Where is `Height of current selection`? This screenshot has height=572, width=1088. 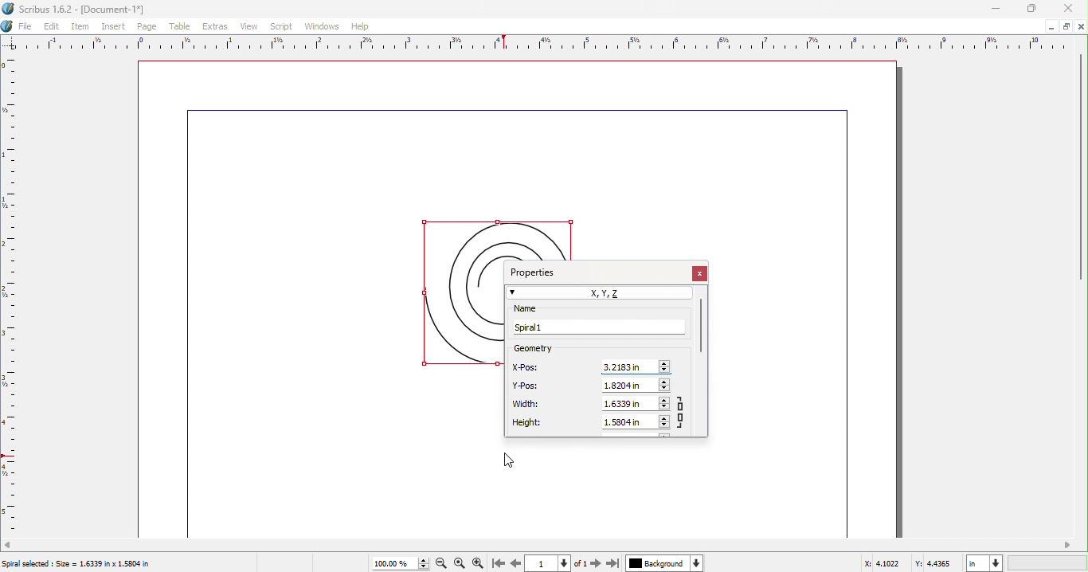
Height of current selection is located at coordinates (629, 422).